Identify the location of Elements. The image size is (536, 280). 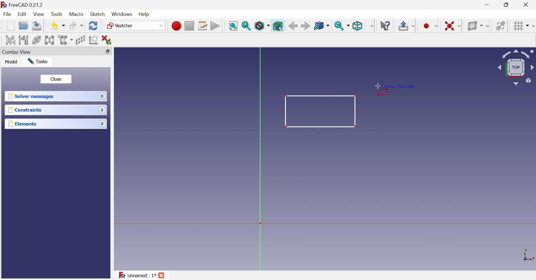
(23, 124).